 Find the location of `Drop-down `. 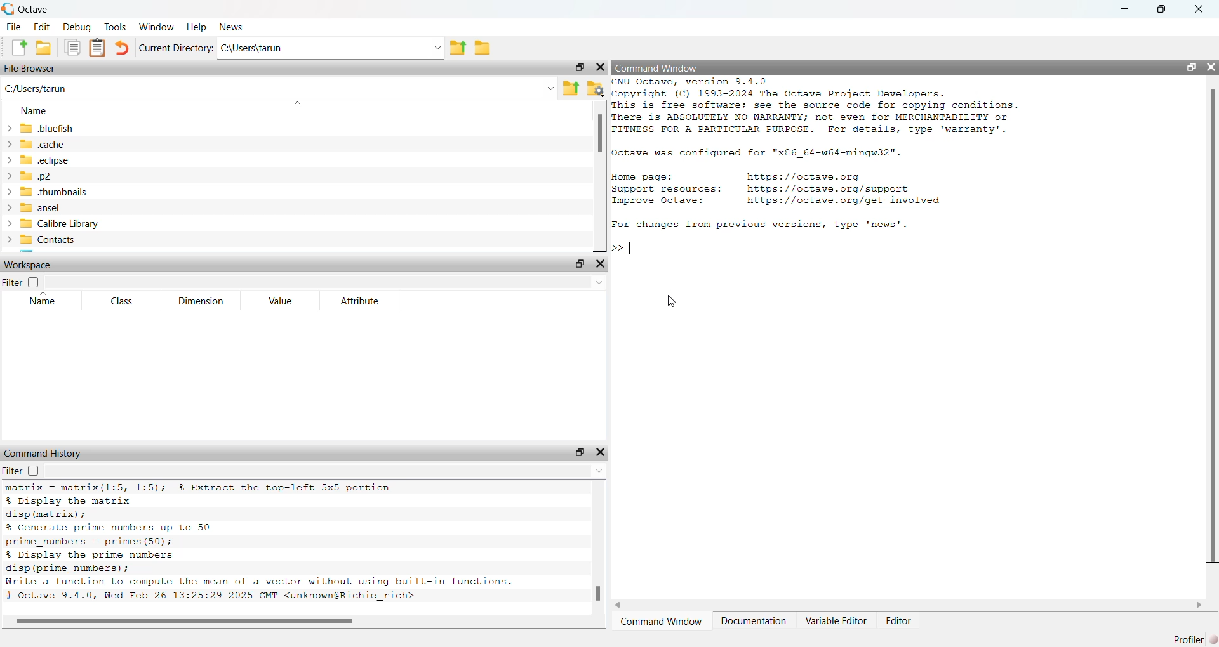

Drop-down  is located at coordinates (550, 89).